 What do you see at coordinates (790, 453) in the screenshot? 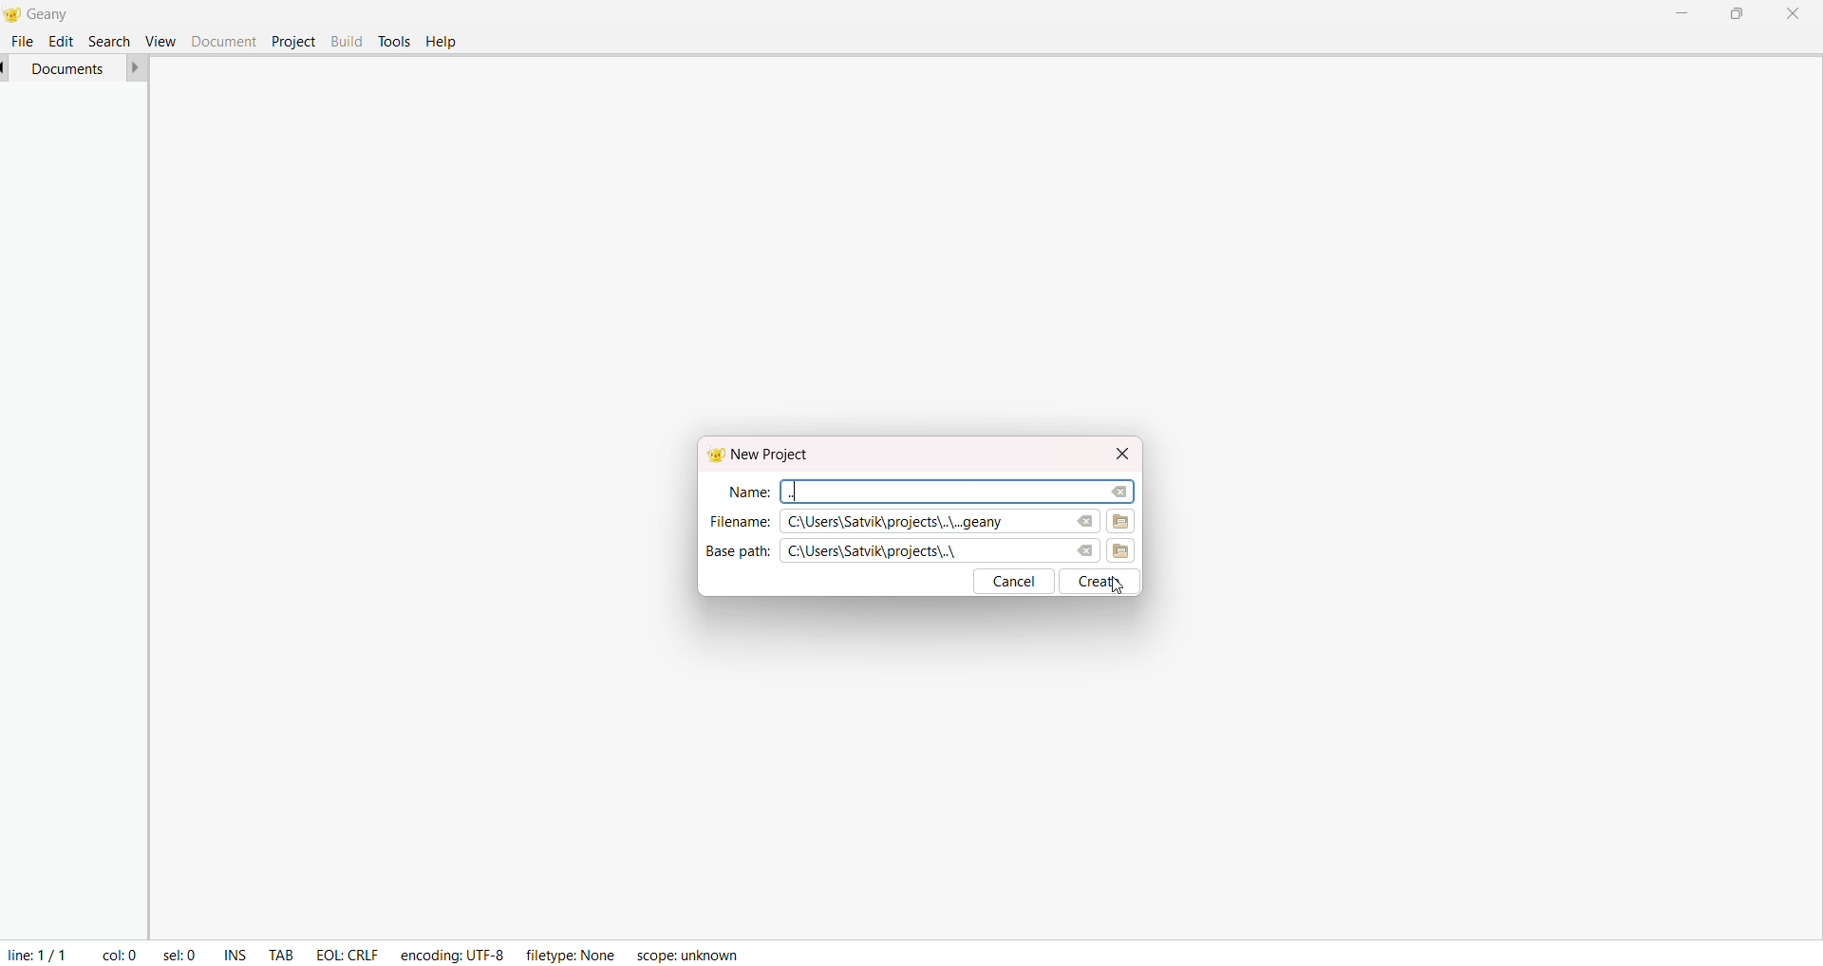
I see `new project` at bounding box center [790, 453].